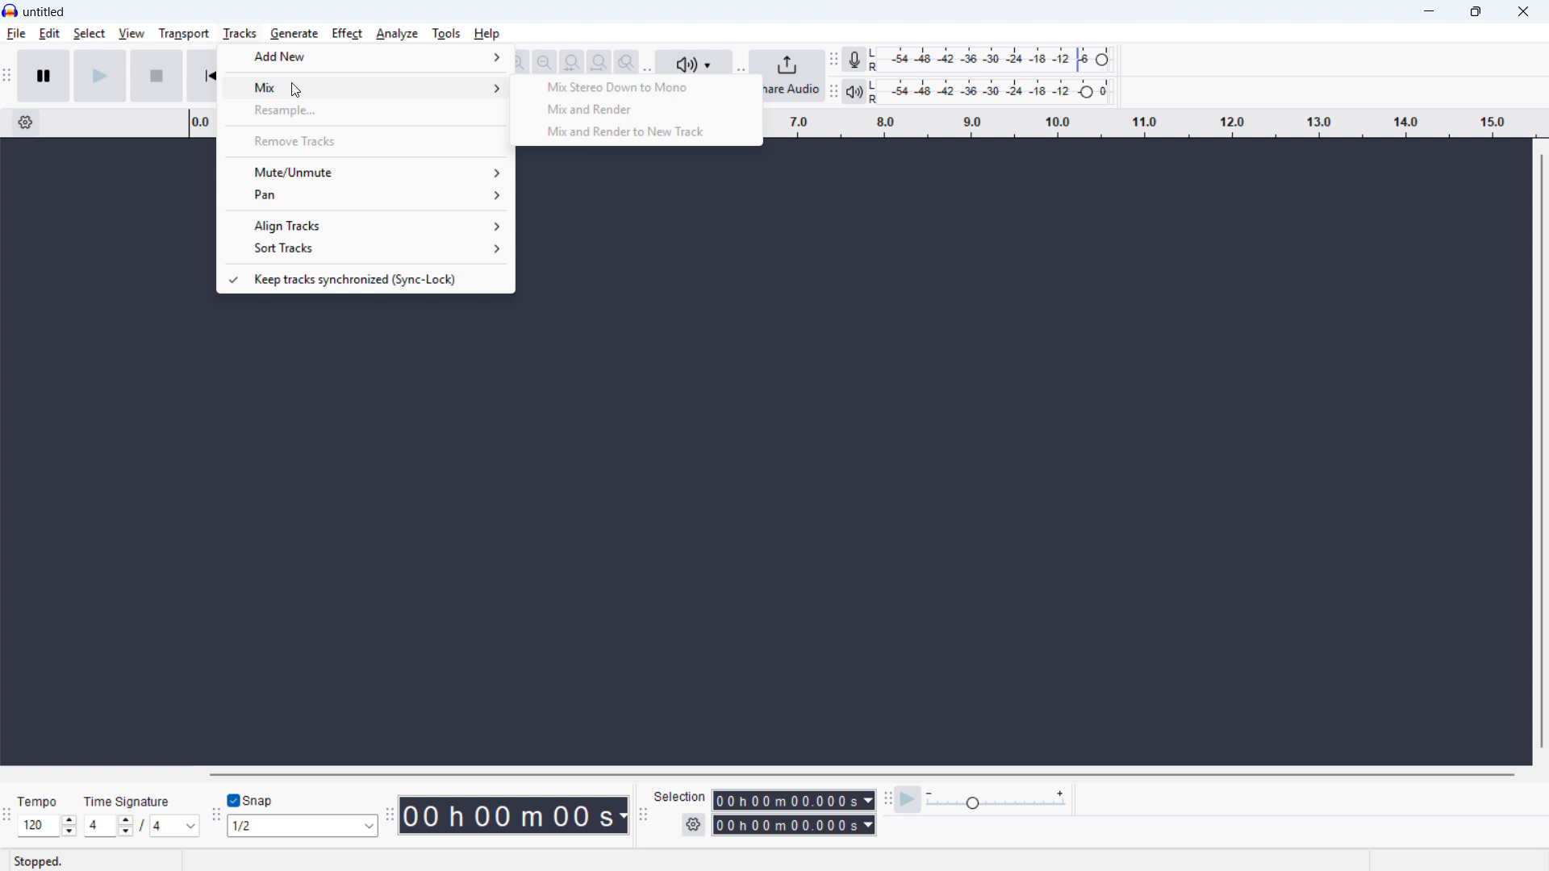 Image resolution: width=1549 pixels, height=871 pixels. What do you see at coordinates (1147, 123) in the screenshot?
I see `Timeline ` at bounding box center [1147, 123].